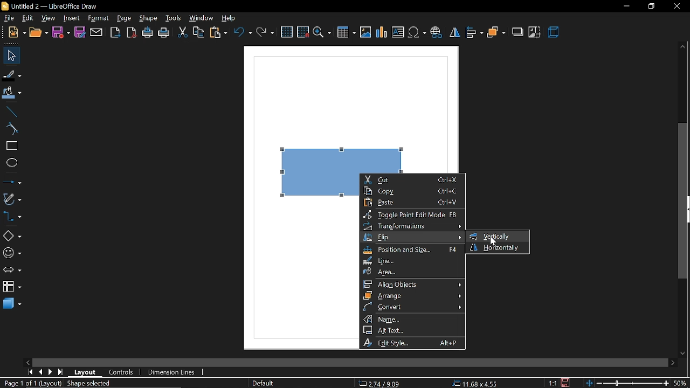  Describe the element at coordinates (494, 236) in the screenshot. I see `vertically` at that location.